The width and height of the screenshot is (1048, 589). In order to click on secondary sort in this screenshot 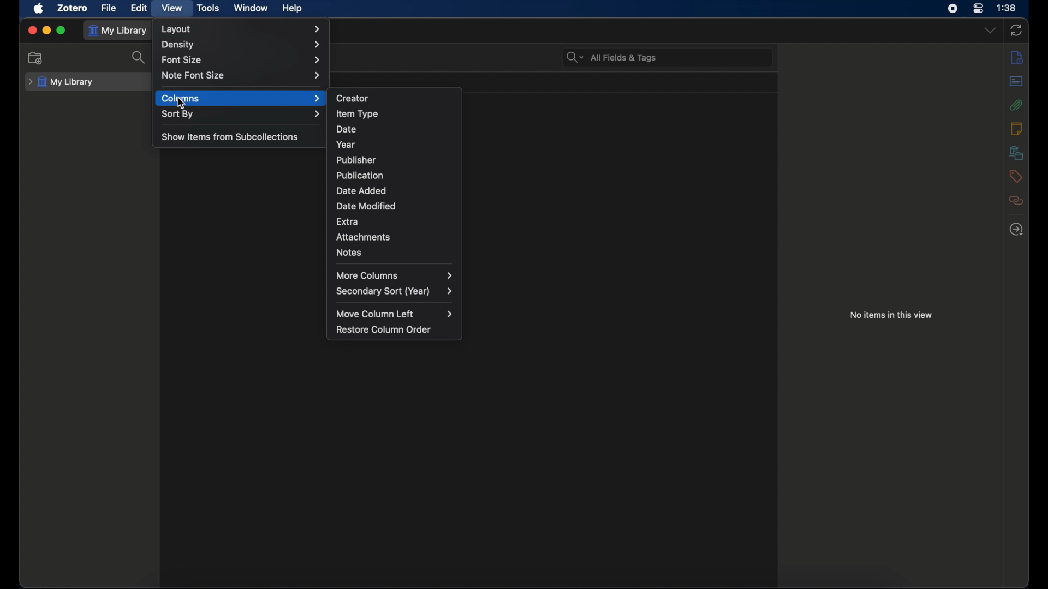, I will do `click(394, 291)`.